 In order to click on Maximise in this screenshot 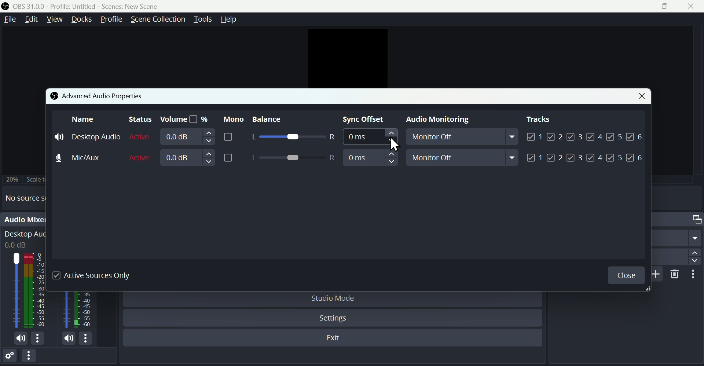, I will do `click(669, 6)`.